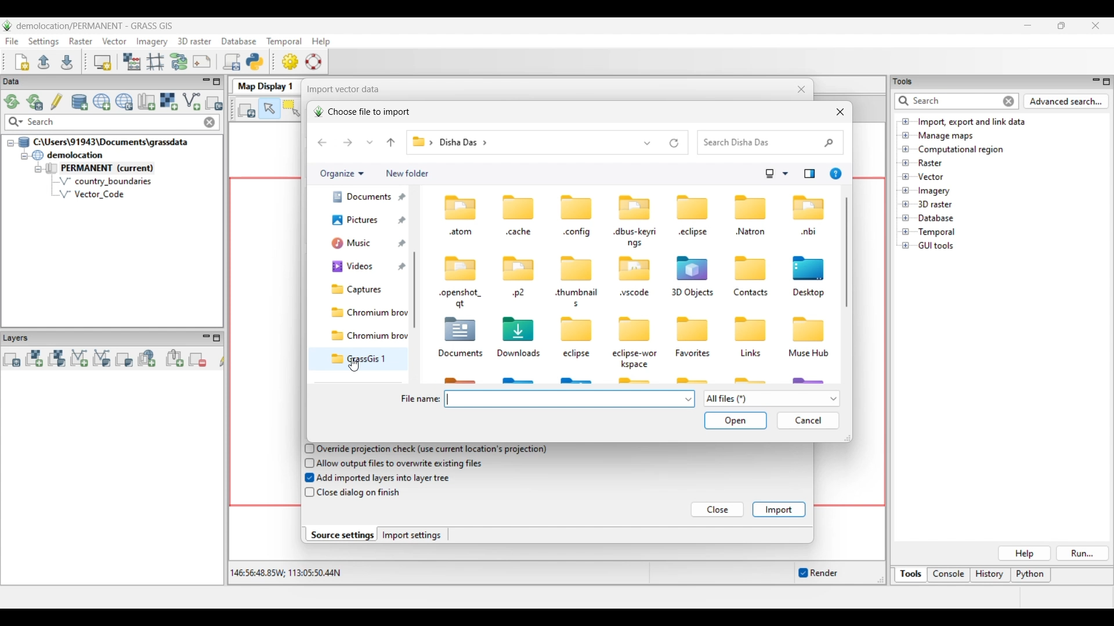  Describe the element at coordinates (906, 149) in the screenshot. I see `Click to open Computational region` at that location.